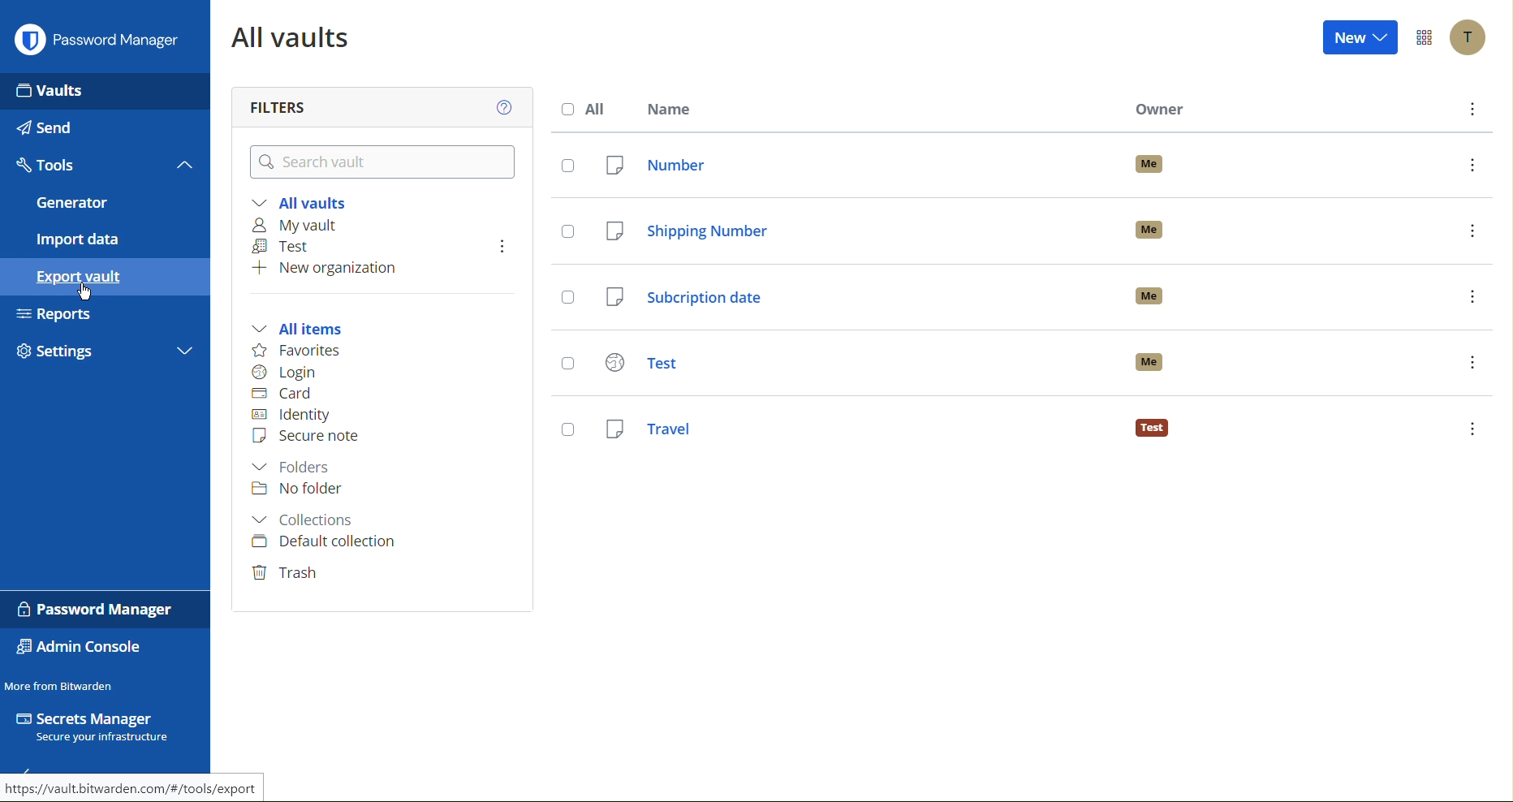  I want to click on Login, so click(288, 372).